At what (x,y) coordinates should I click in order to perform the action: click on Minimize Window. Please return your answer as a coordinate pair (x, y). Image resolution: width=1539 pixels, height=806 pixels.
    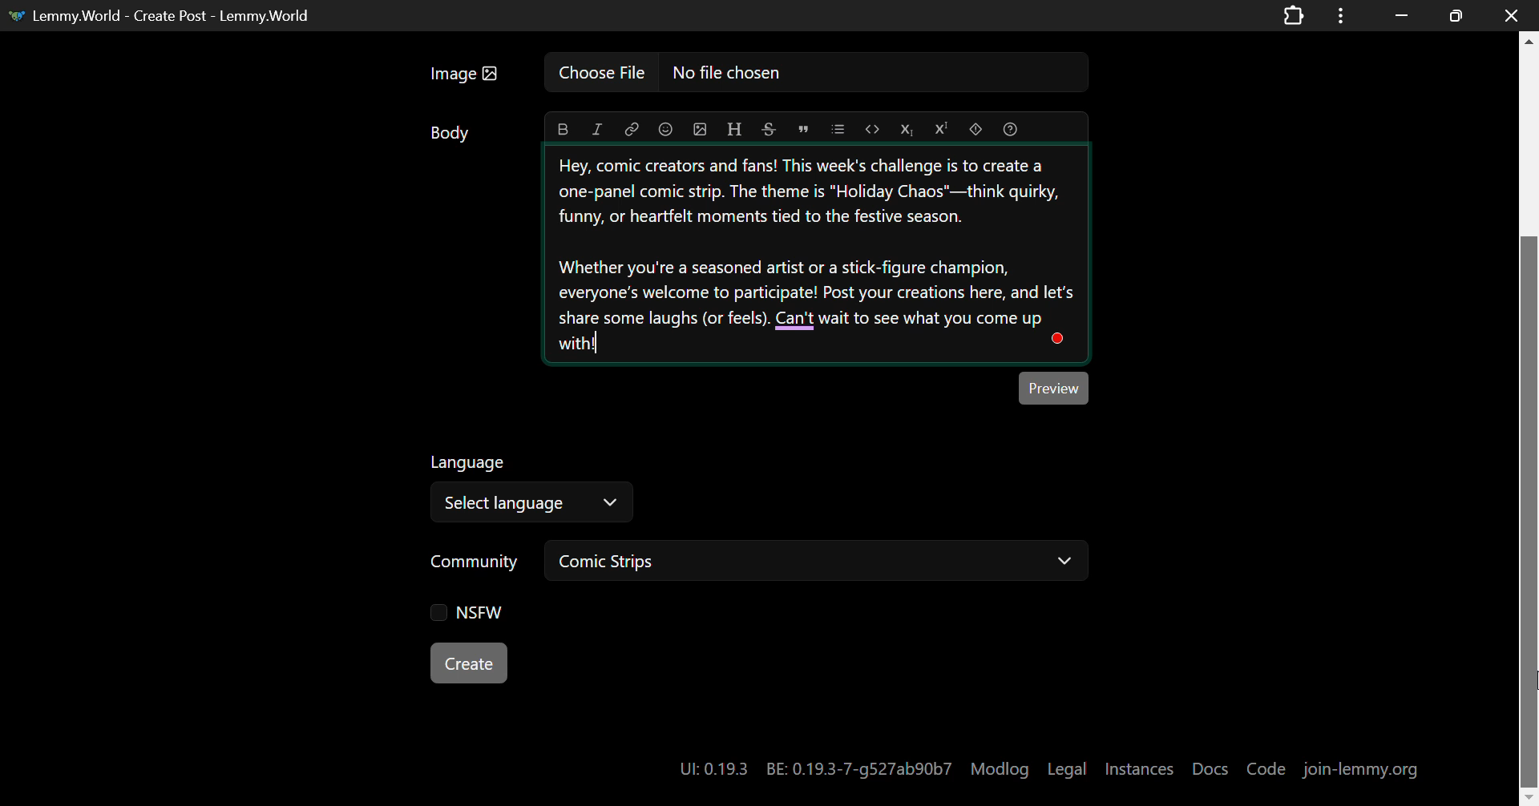
    Looking at the image, I should click on (1457, 15).